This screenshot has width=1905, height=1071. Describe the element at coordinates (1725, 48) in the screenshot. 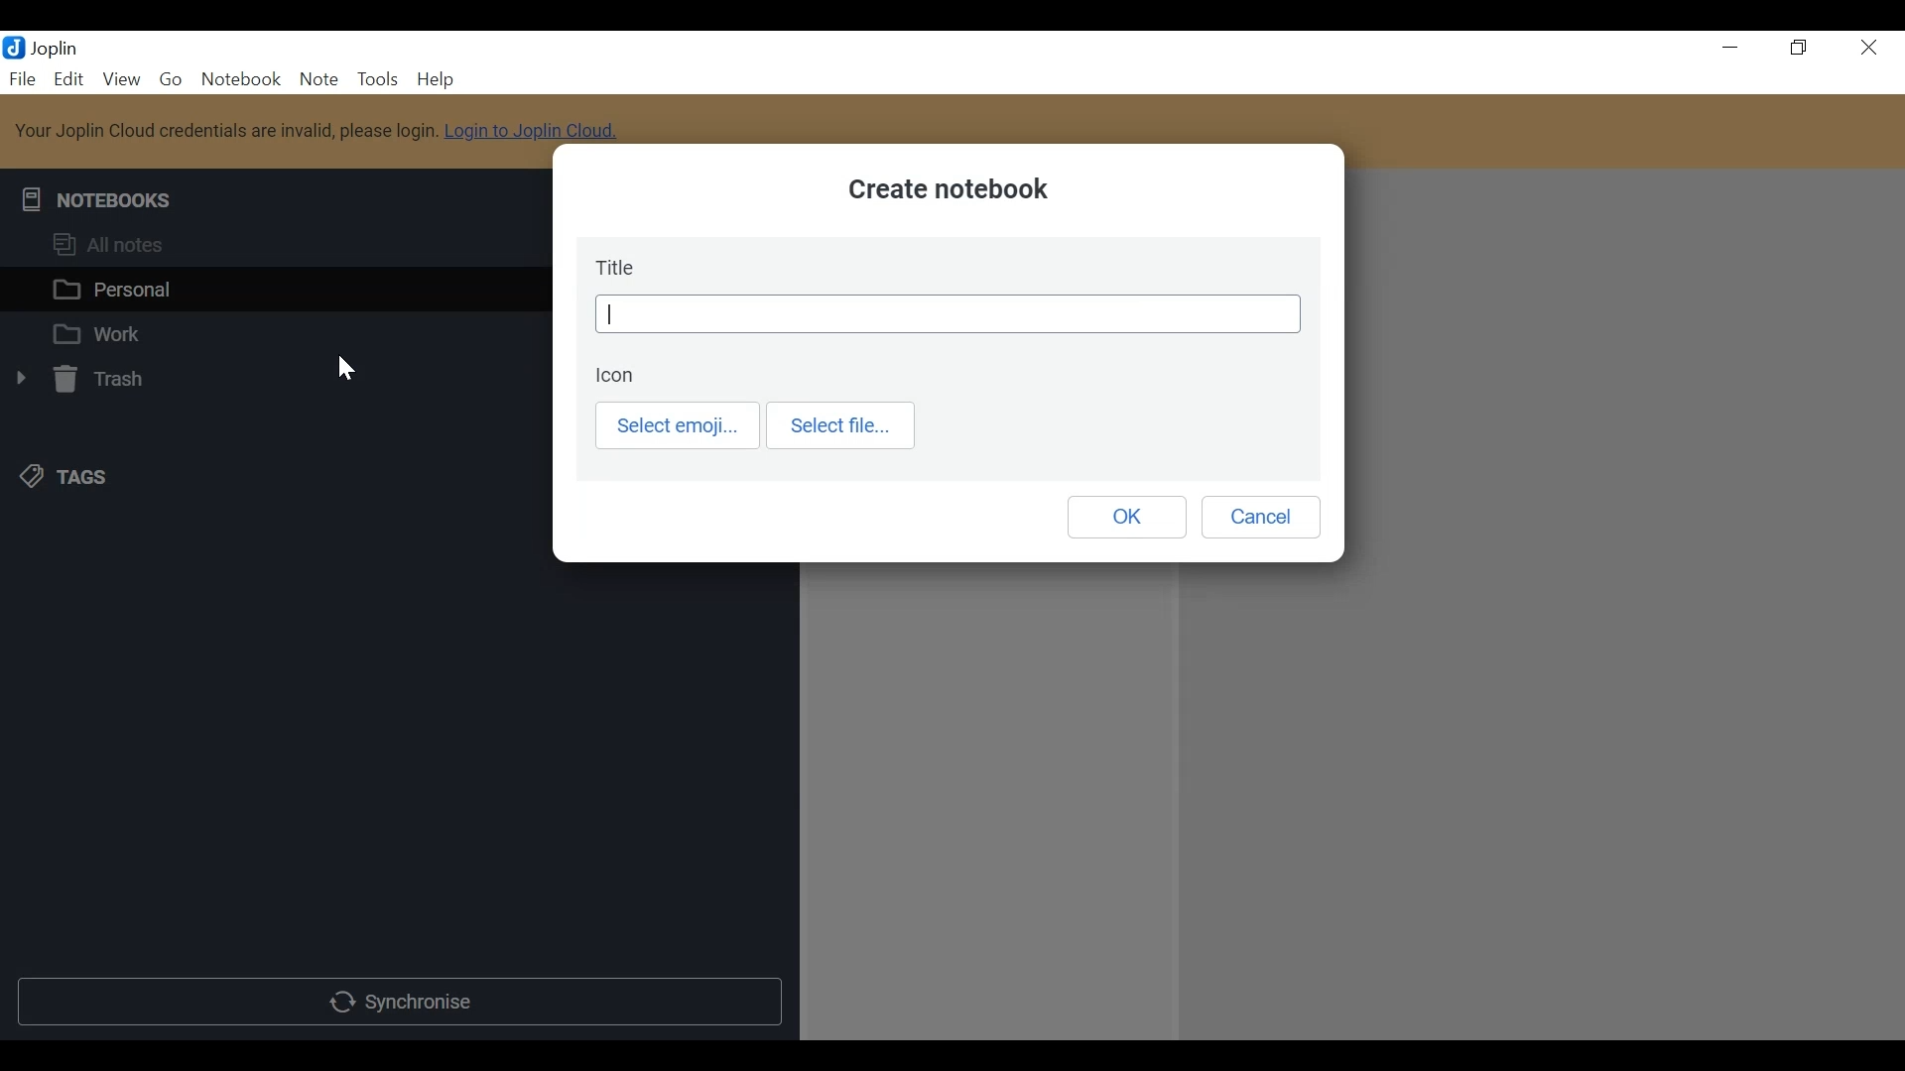

I see `minimize` at that location.